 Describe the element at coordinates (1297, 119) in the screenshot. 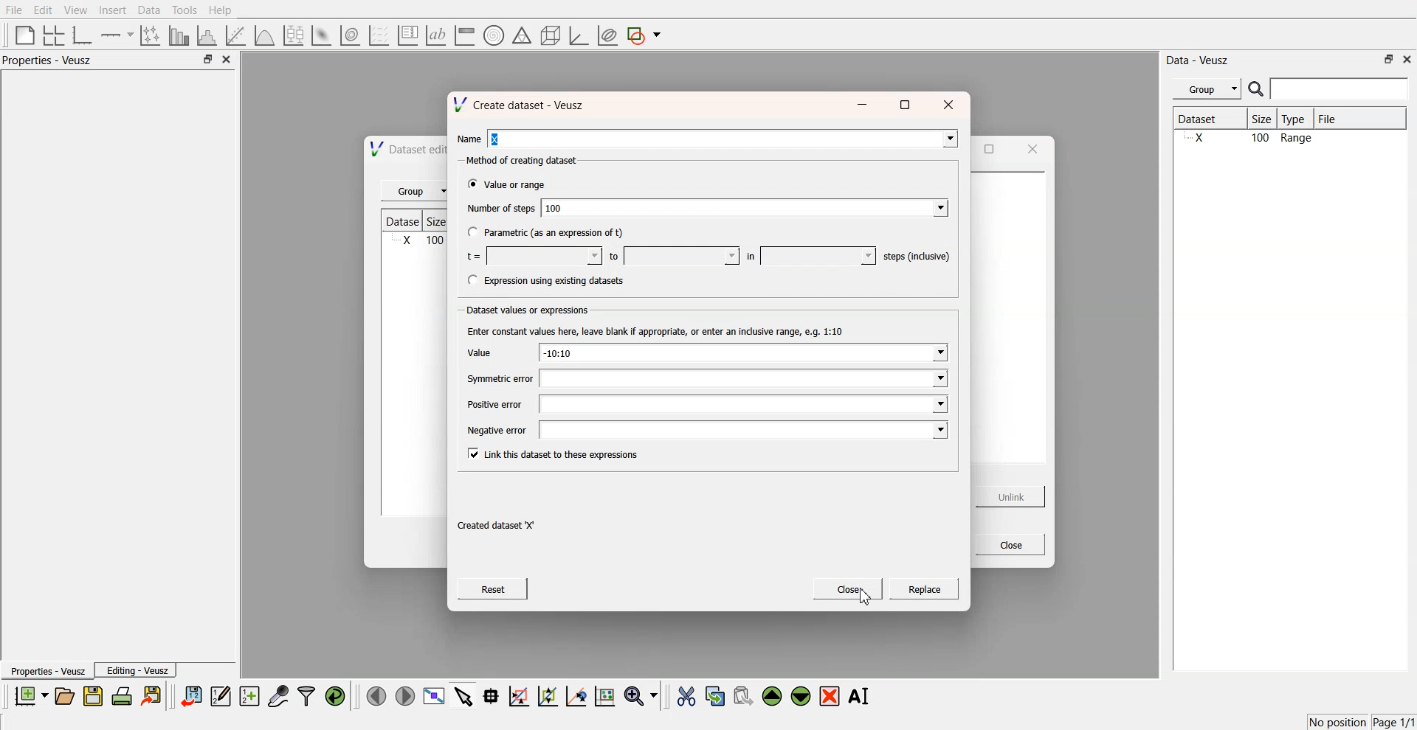

I see `Type` at that location.